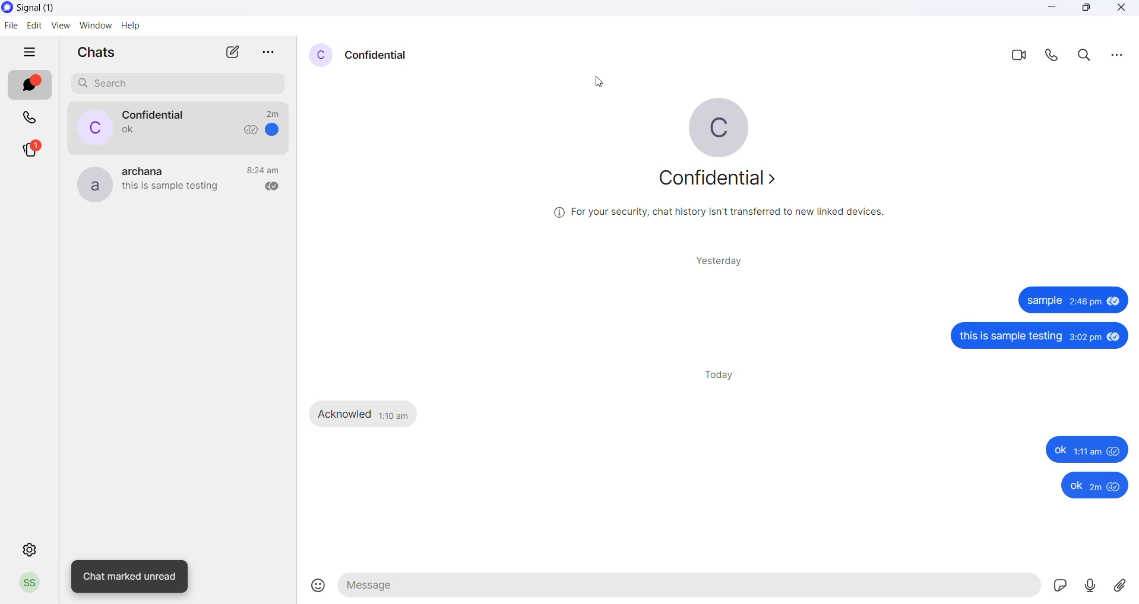 This screenshot has width=1139, height=604. I want to click on help, so click(129, 25).